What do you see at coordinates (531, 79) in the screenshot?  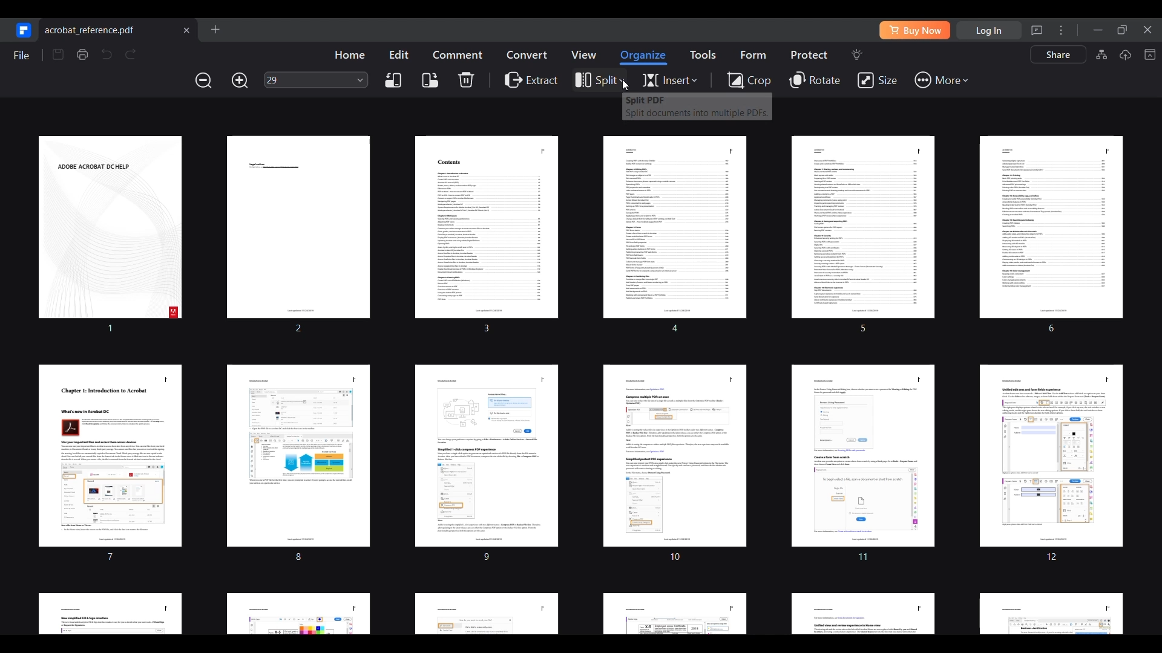 I see `Extract PDF` at bounding box center [531, 79].